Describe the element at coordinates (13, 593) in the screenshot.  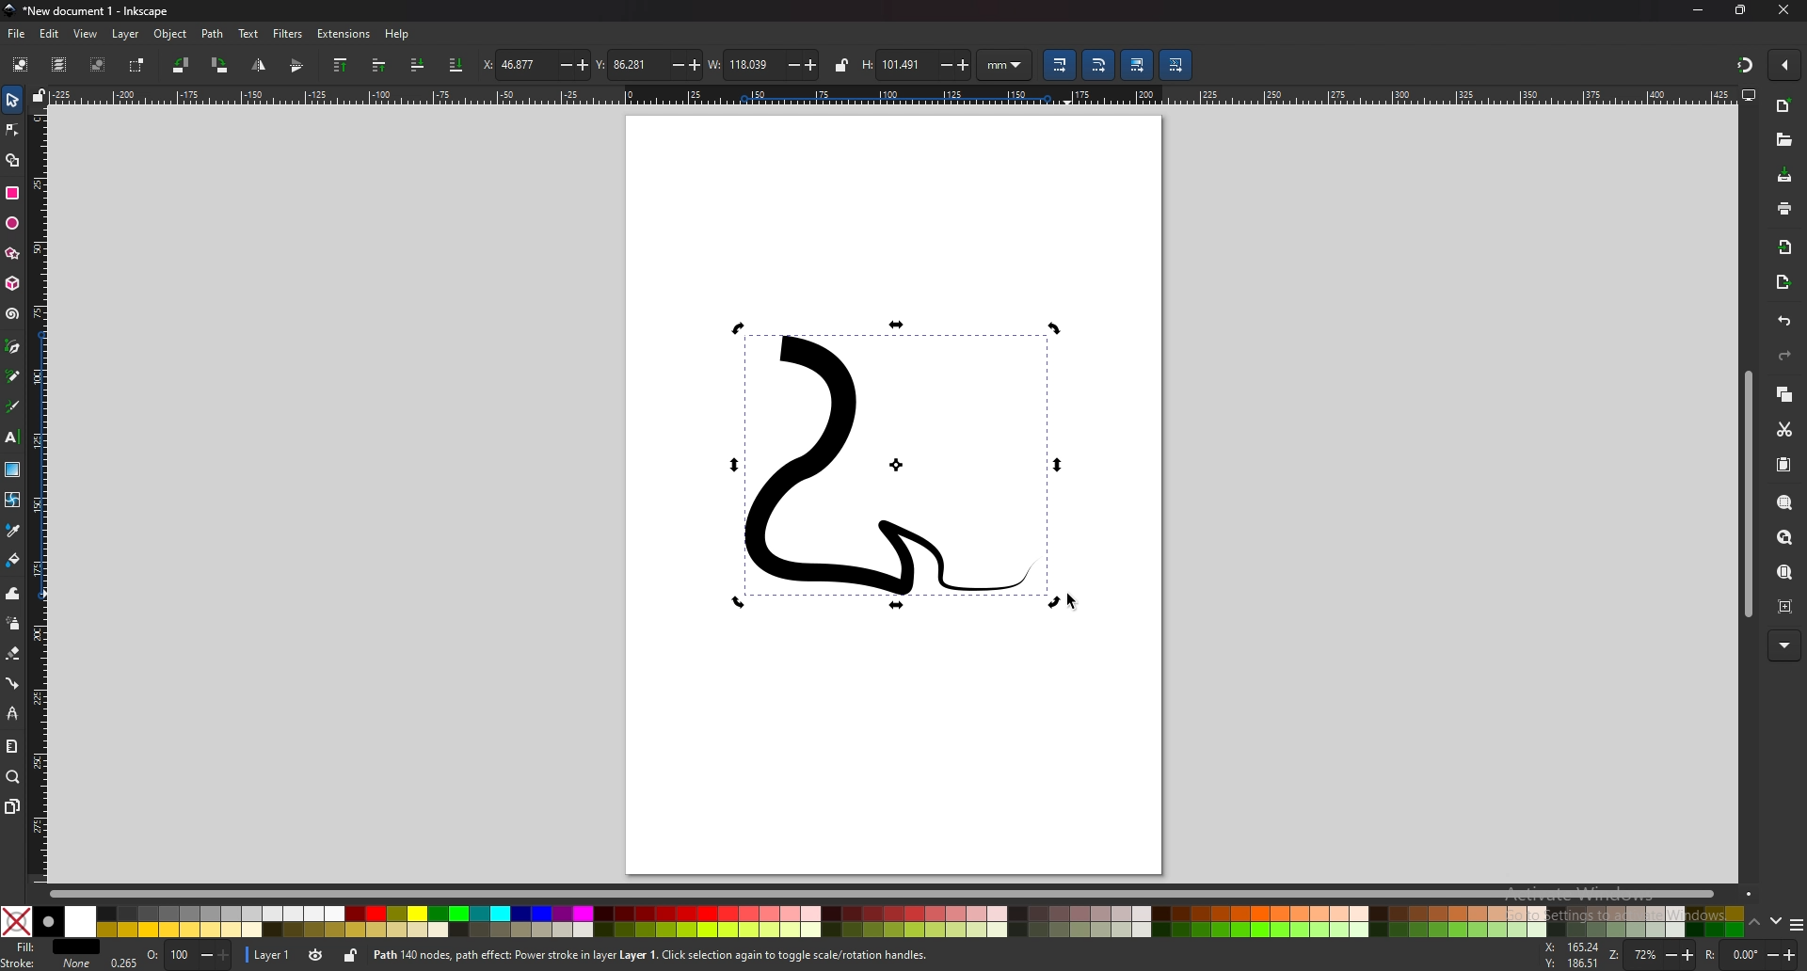
I see `tweak` at that location.